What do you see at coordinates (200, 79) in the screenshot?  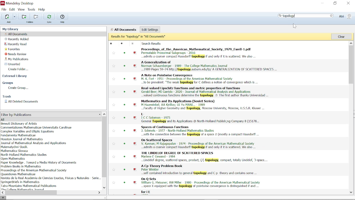 I see `citation` at bounding box center [200, 79].